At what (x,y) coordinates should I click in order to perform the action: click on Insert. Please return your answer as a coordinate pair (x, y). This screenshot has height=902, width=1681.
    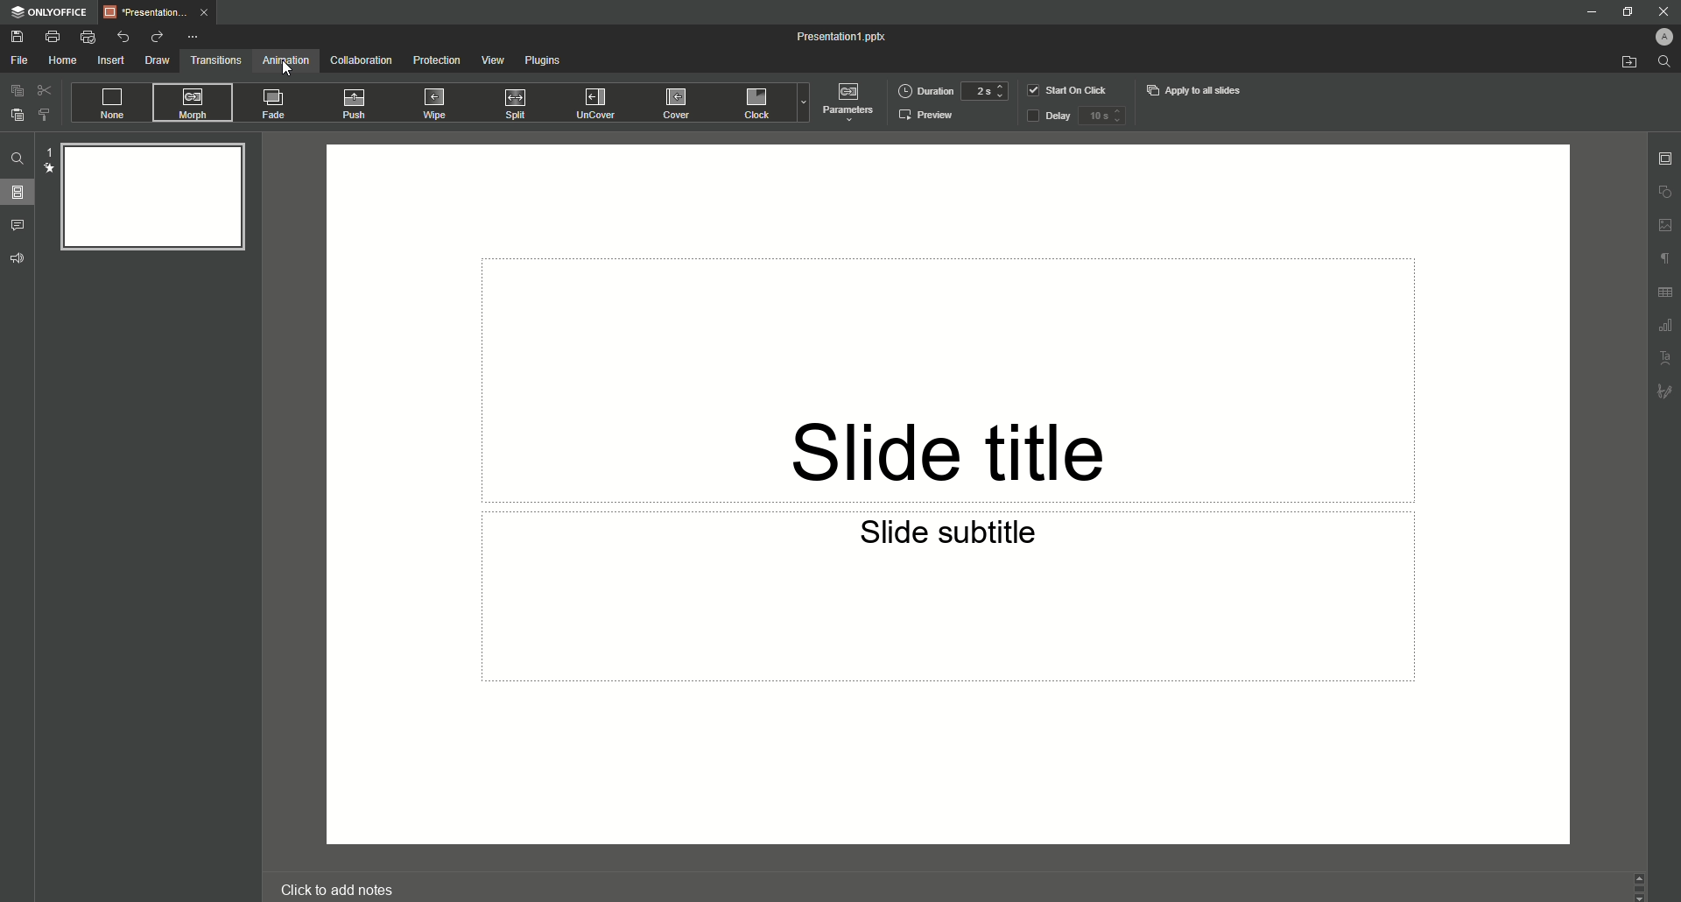
    Looking at the image, I should click on (112, 60).